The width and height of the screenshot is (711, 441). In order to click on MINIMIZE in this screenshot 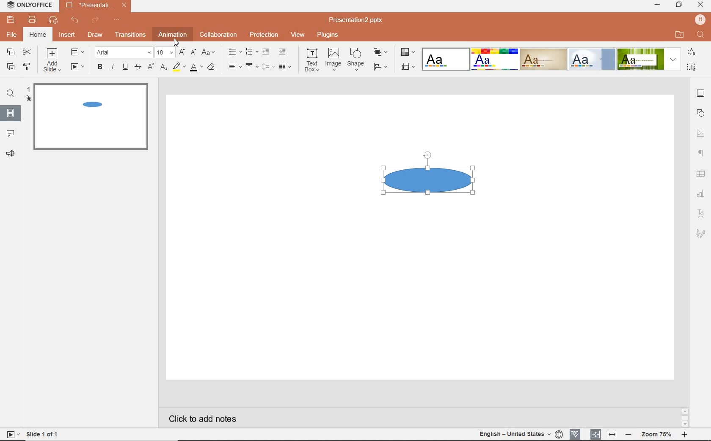, I will do `click(656, 5)`.